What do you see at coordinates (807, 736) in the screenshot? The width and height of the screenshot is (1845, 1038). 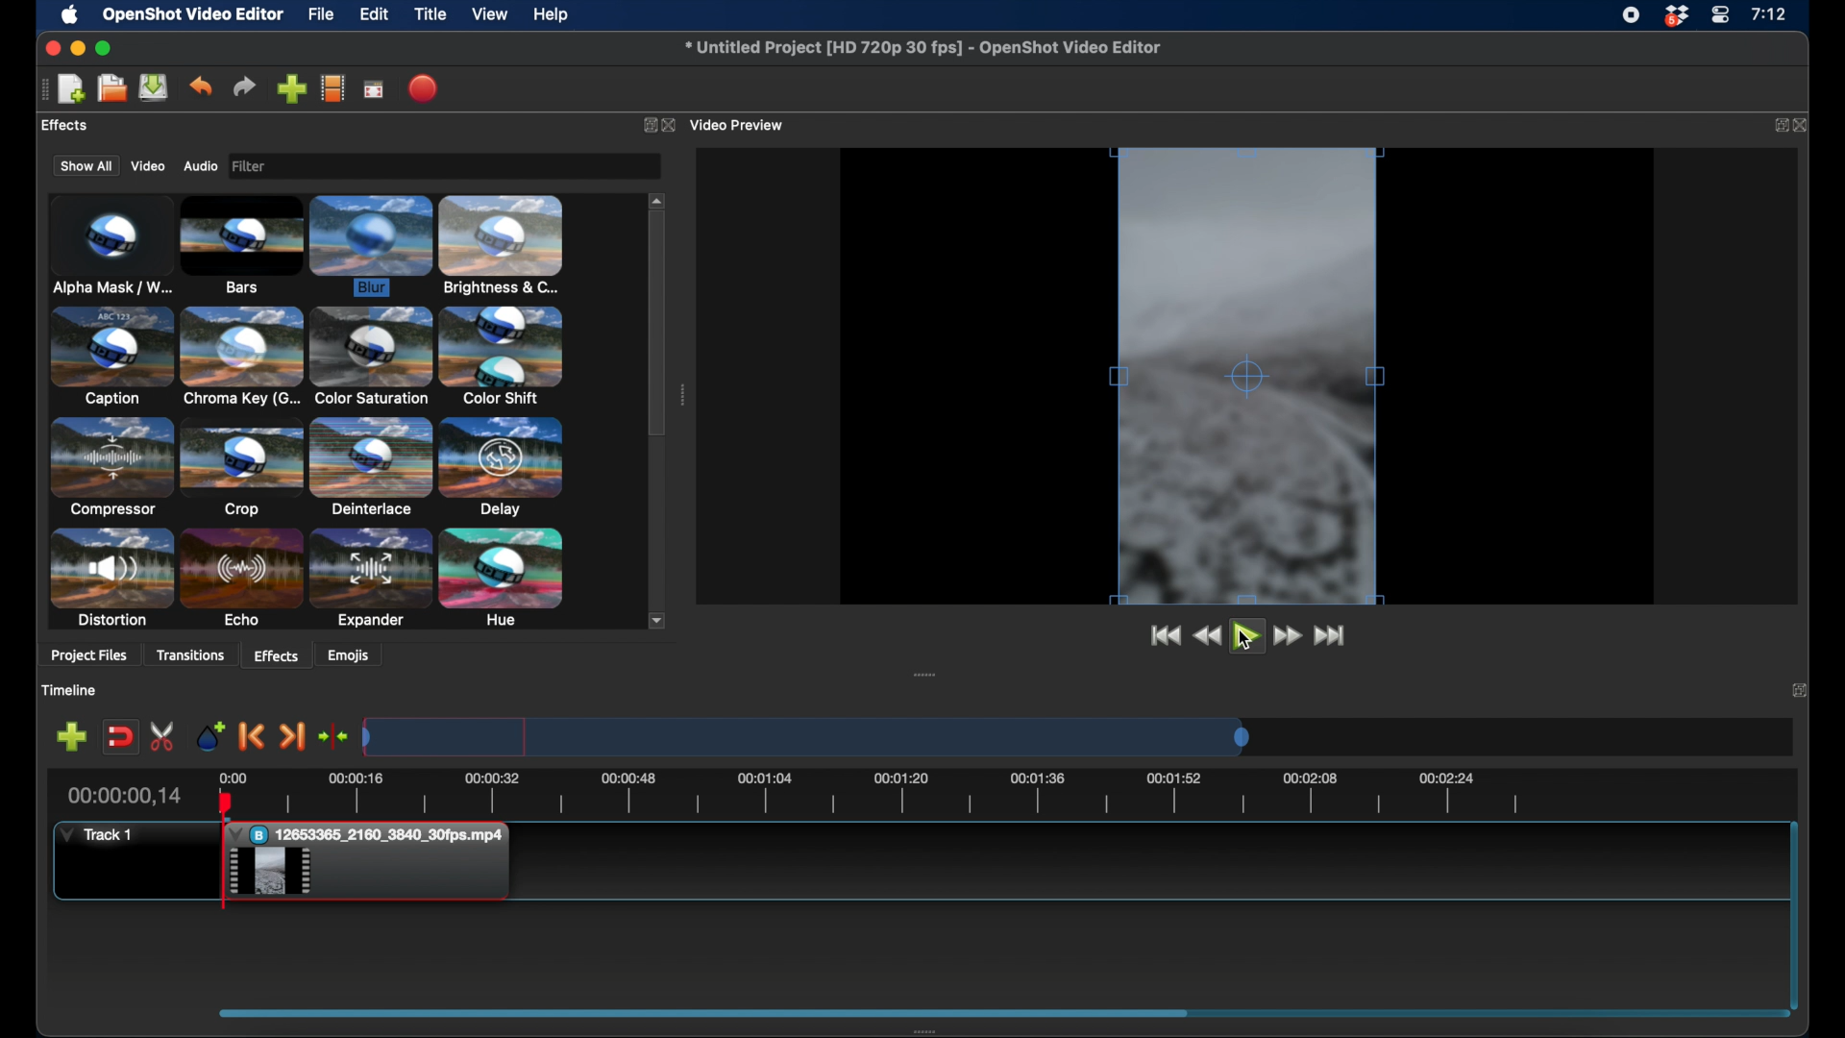 I see `timeline scale` at bounding box center [807, 736].